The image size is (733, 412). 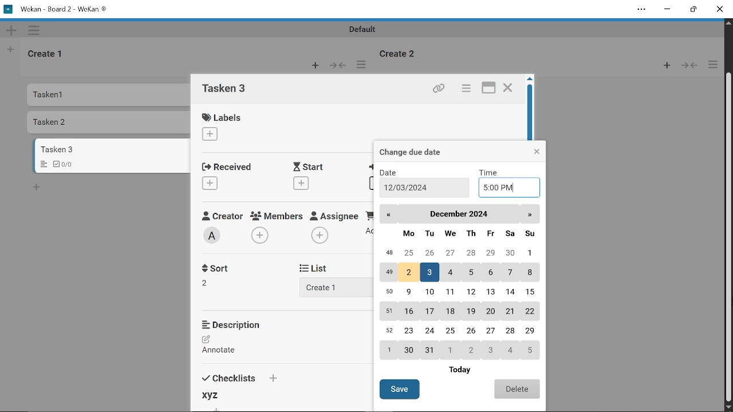 I want to click on More, so click(x=36, y=30).